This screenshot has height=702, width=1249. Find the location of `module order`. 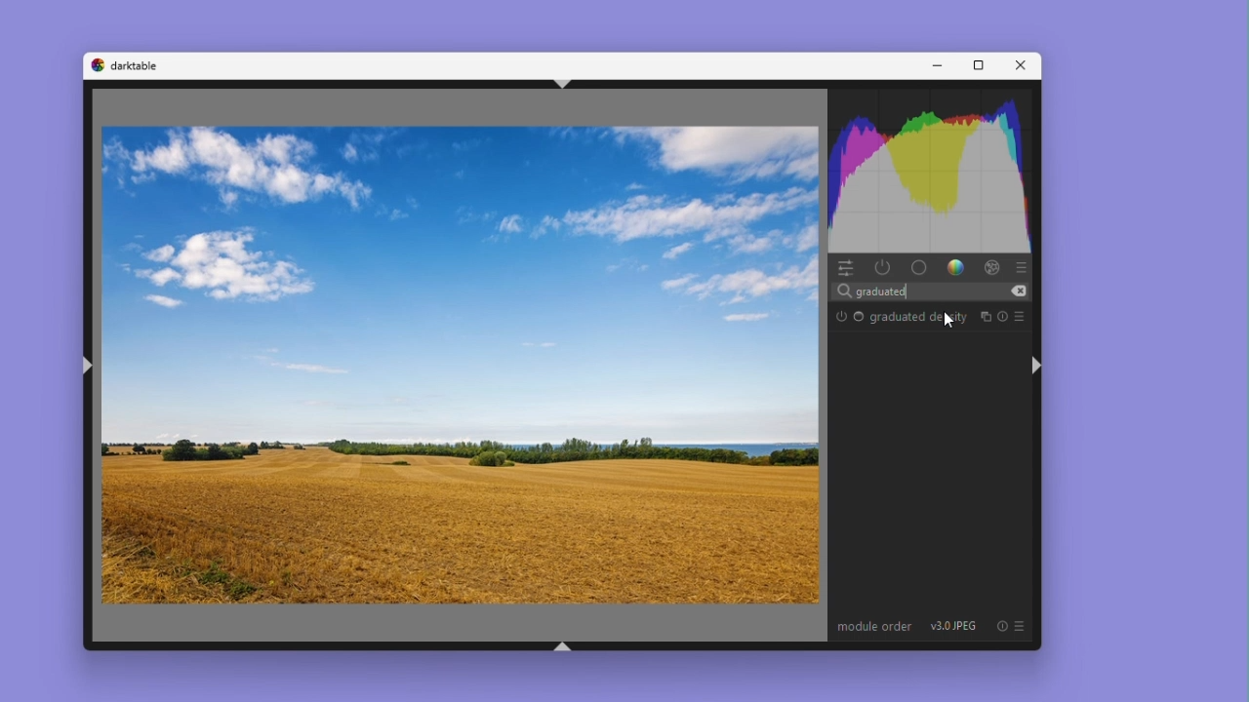

module order is located at coordinates (874, 627).